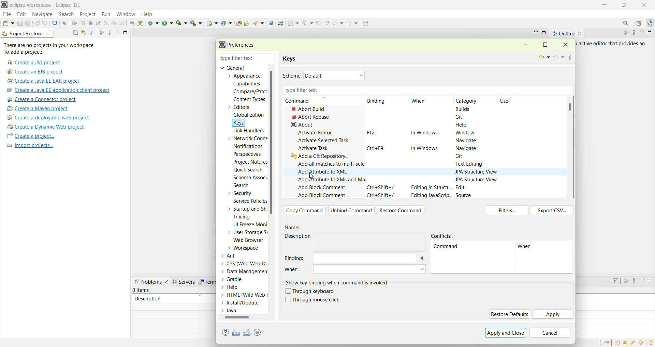 The width and height of the screenshot is (655, 347). Describe the element at coordinates (245, 248) in the screenshot. I see `workspace` at that location.